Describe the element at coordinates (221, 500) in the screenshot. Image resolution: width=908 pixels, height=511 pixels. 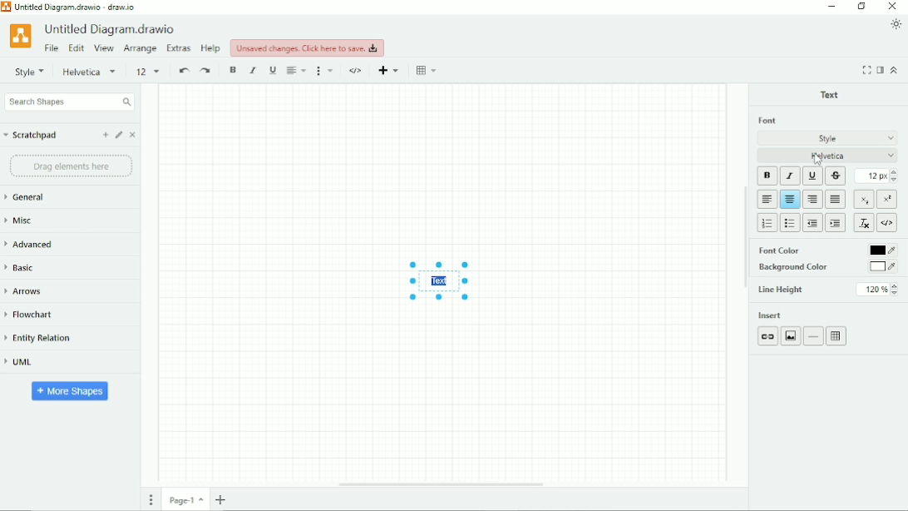
I see `Insert page` at that location.